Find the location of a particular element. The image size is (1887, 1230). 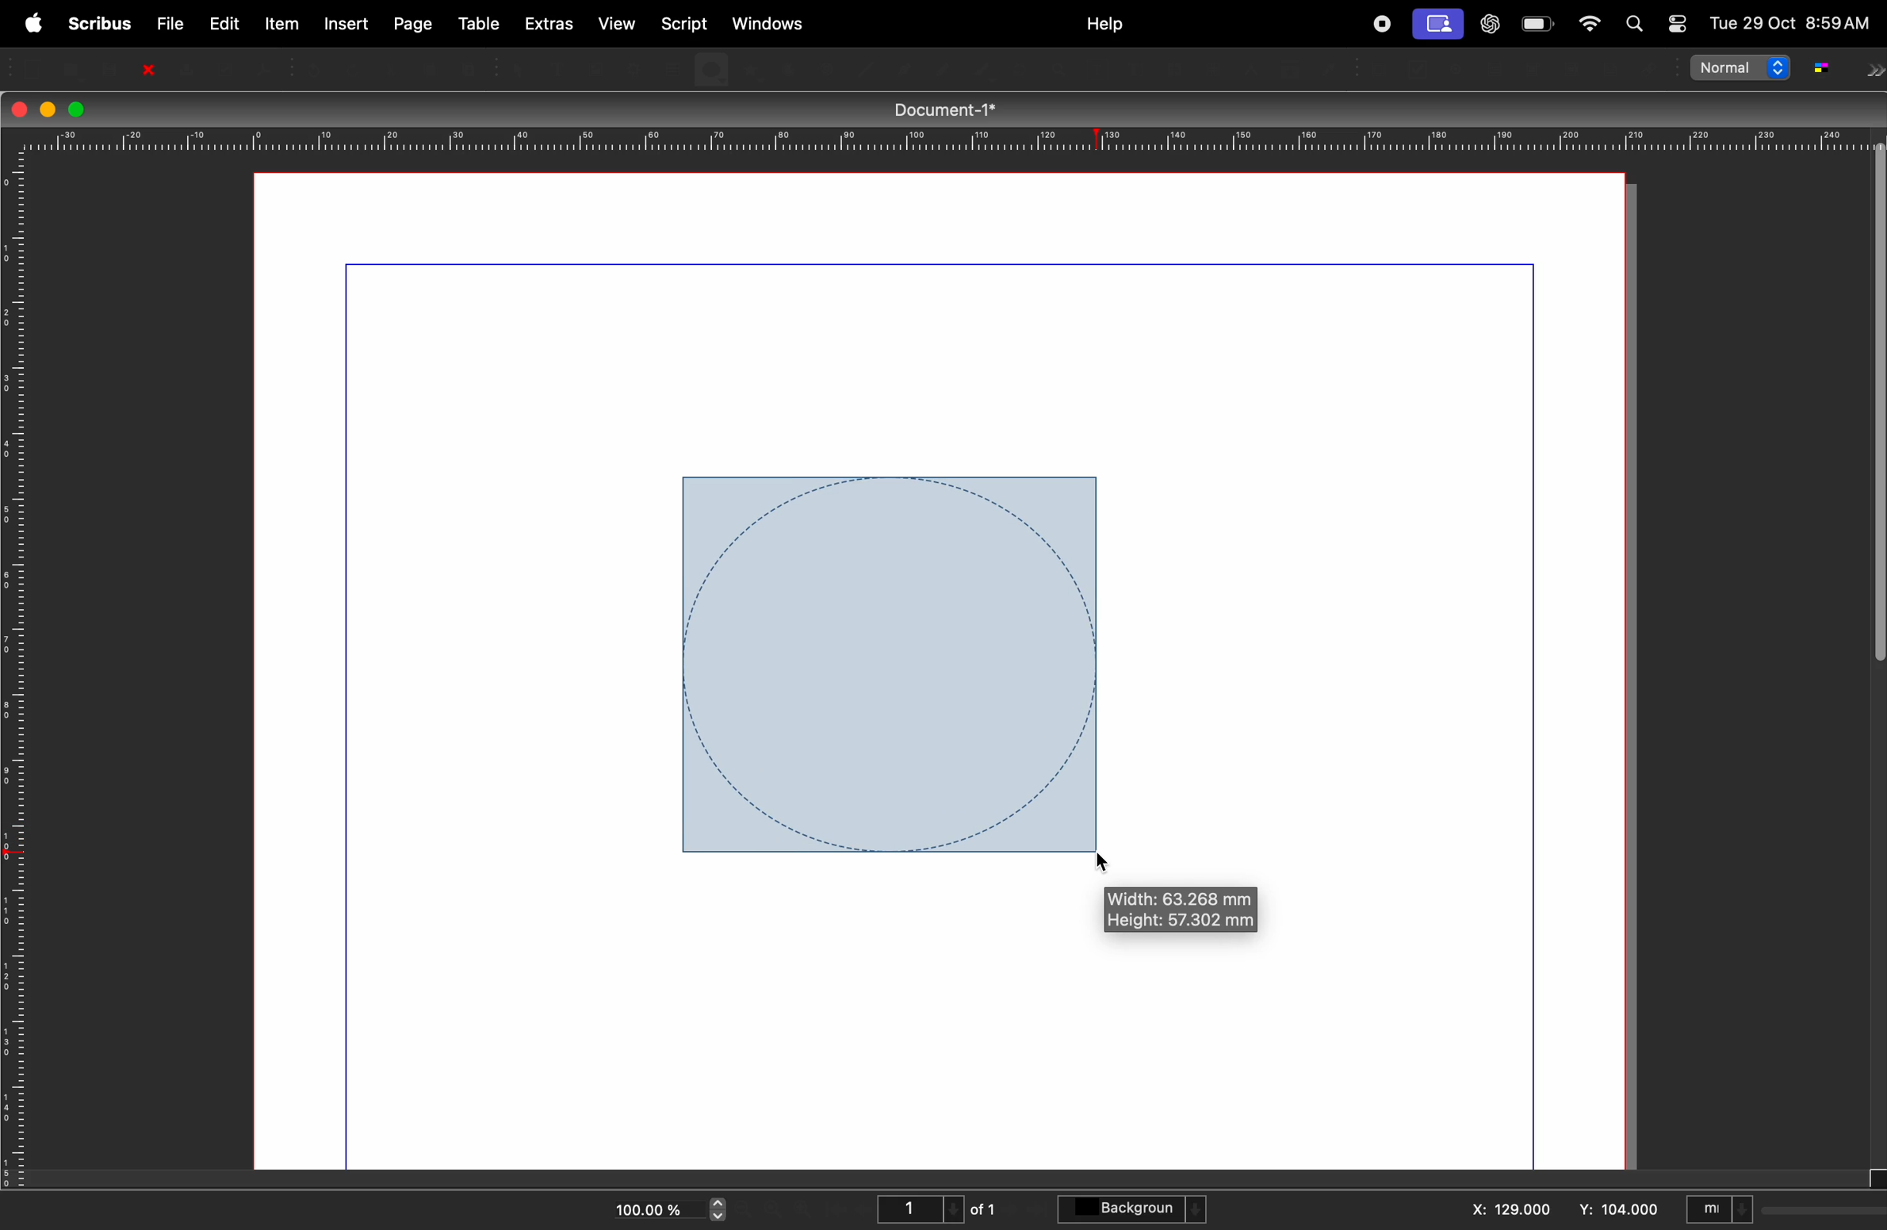

PDF text field is located at coordinates (1498, 69).